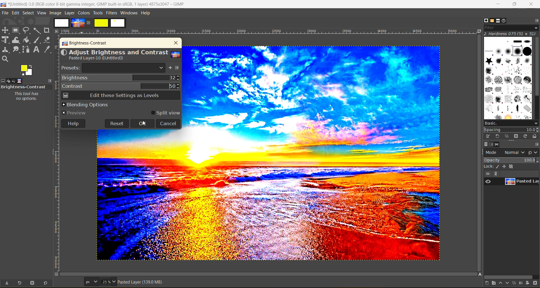  I want to click on close, so click(175, 43).